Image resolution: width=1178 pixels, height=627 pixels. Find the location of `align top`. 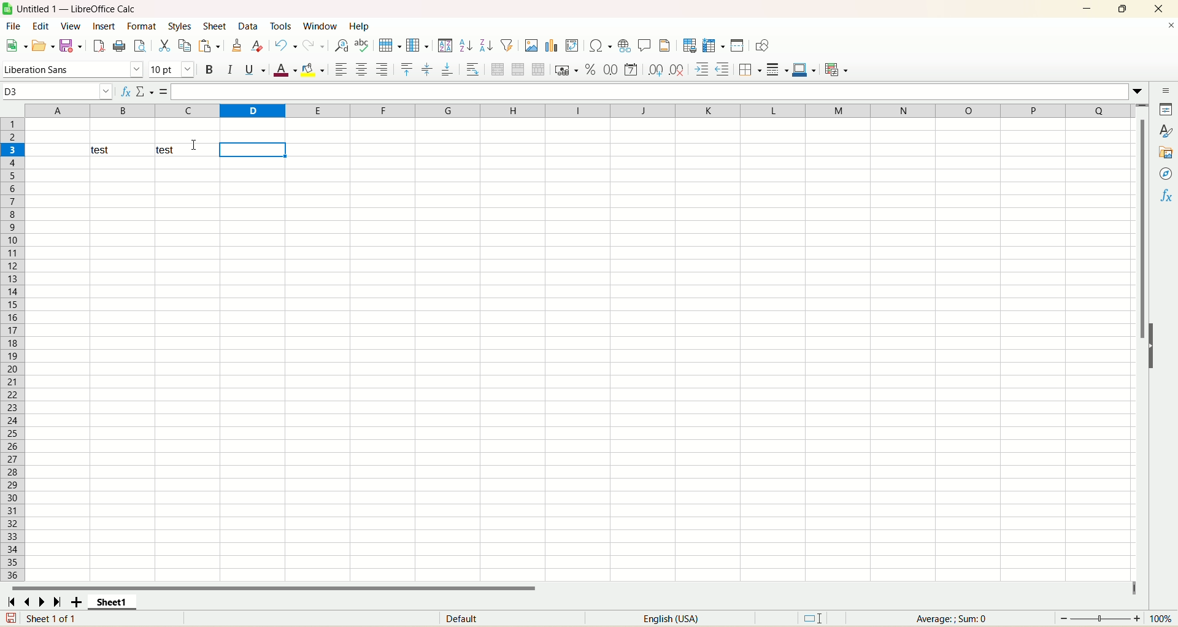

align top is located at coordinates (407, 69).